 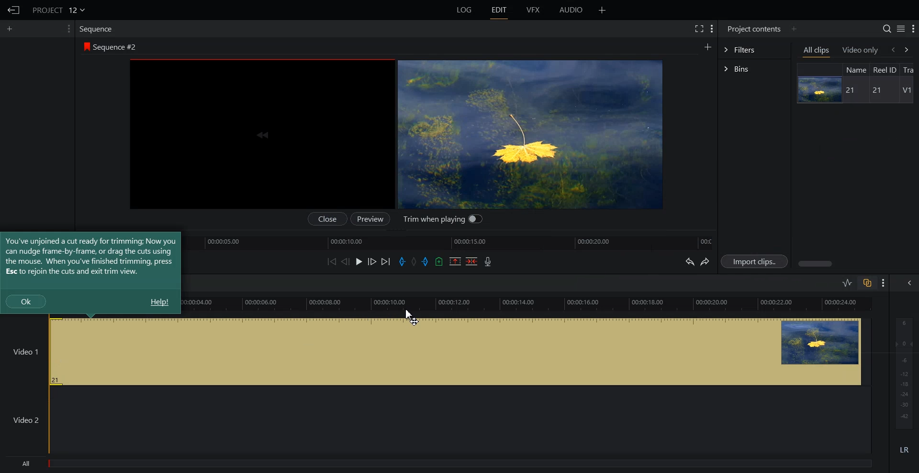 I want to click on Reel ID, so click(x=885, y=70).